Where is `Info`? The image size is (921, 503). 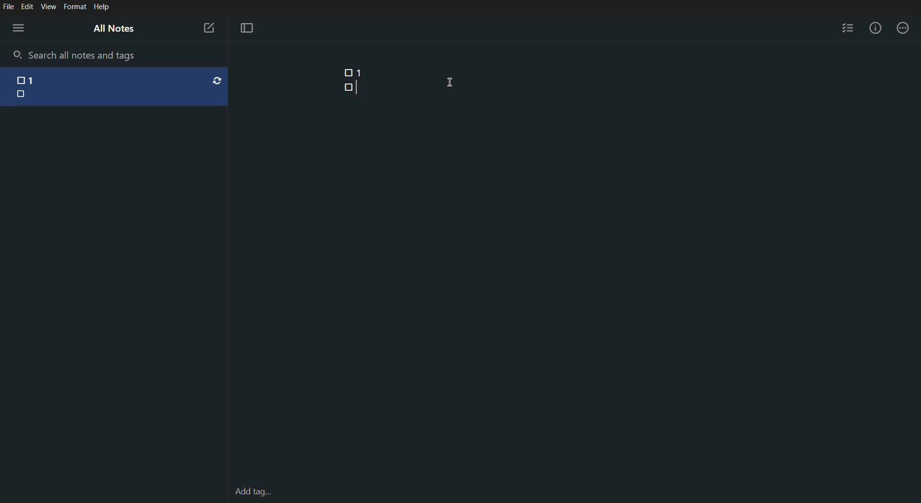
Info is located at coordinates (878, 28).